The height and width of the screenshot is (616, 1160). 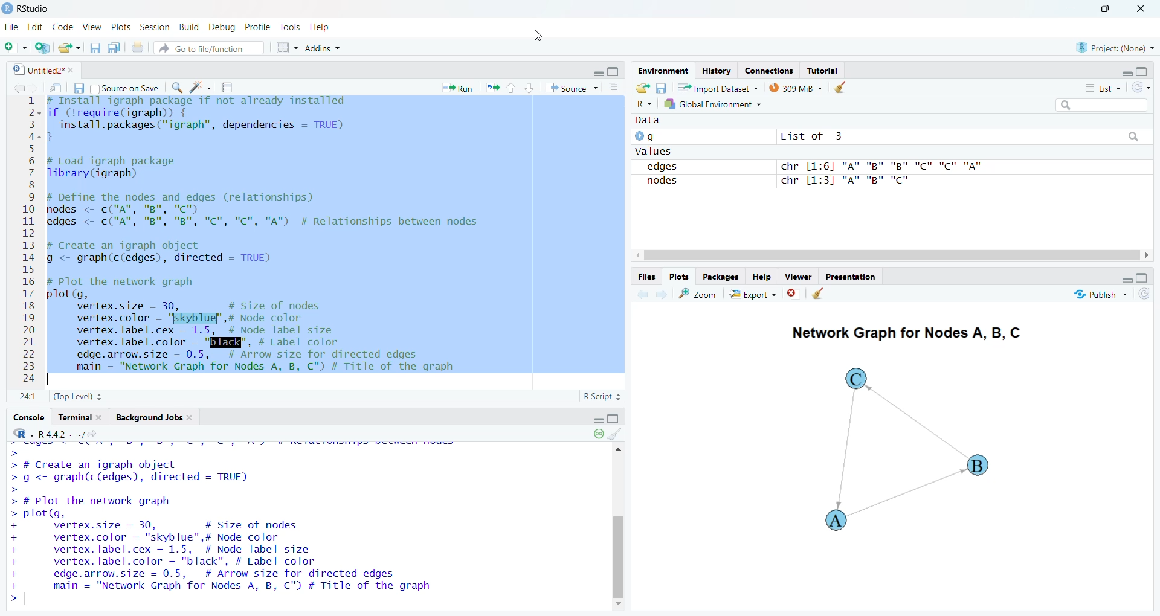 I want to click on History, so click(x=718, y=71).